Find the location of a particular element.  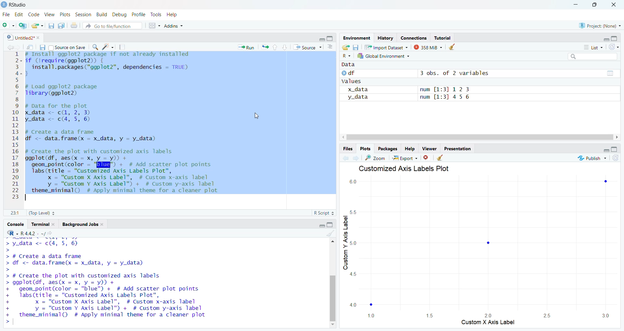

Data
df 3 obs. of 2 variables
values
x_data num [1:3] 123
y_data num [1:3] 45 6 is located at coordinates (434, 88).